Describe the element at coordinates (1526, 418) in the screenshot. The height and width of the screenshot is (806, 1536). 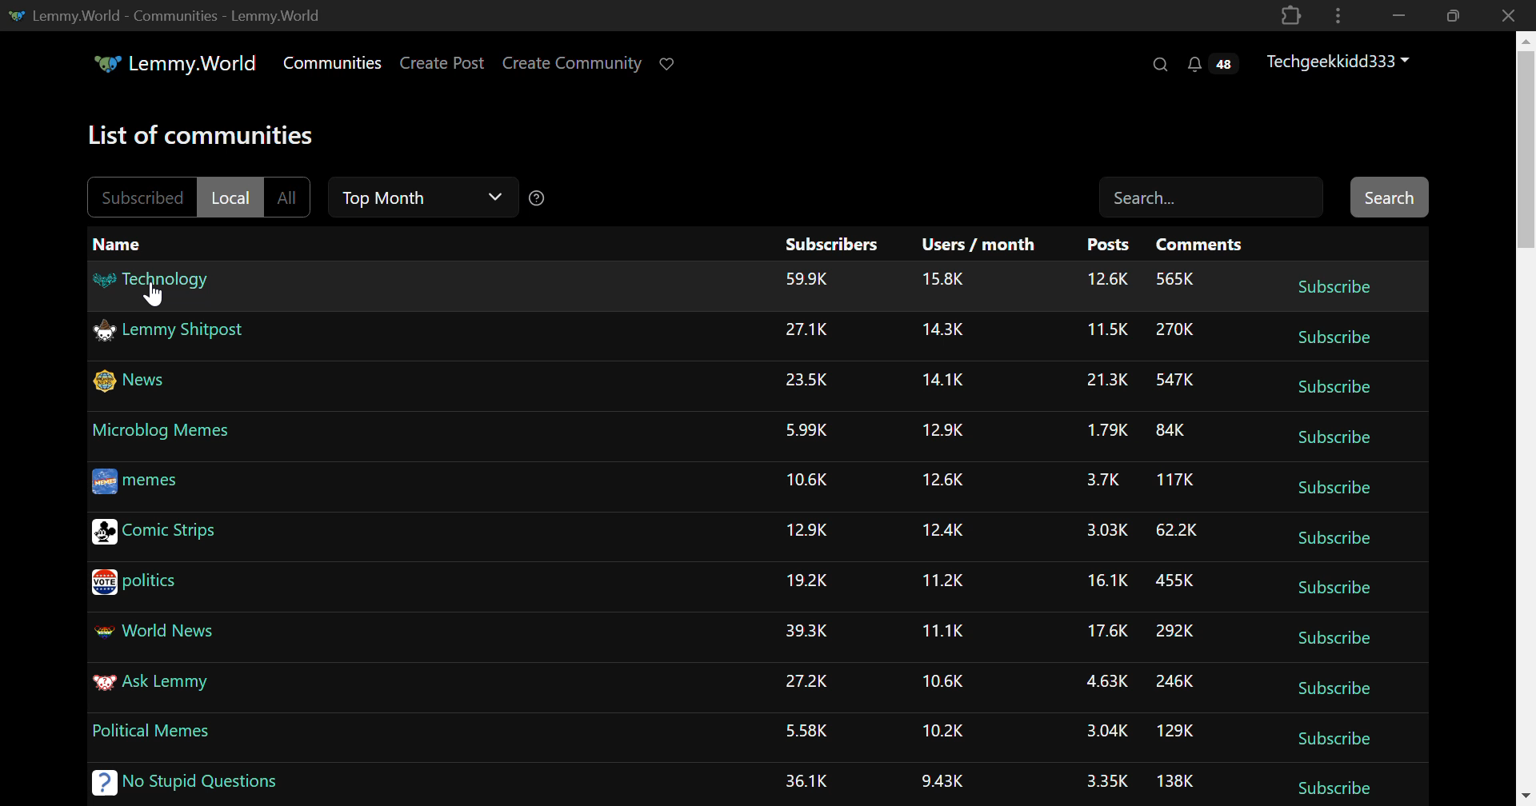
I see `Vertical Scroll Bar` at that location.